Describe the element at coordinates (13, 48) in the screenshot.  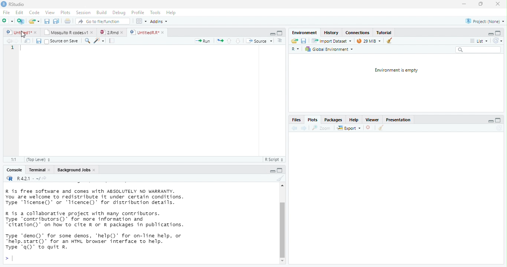
I see `1` at that location.